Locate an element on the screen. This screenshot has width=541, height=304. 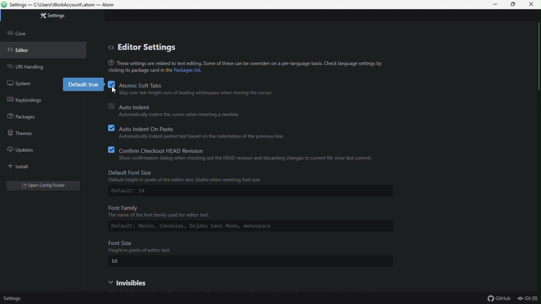
Default Font Size
Default height in pixels of the editor text. Useful when resetting font size is located at coordinates (188, 176).